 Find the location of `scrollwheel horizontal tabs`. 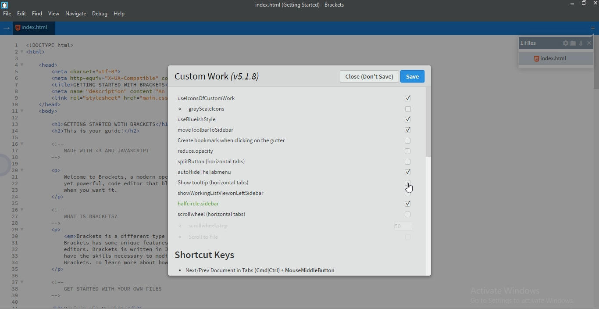

scrollwheel horizontal tabs is located at coordinates (296, 214).